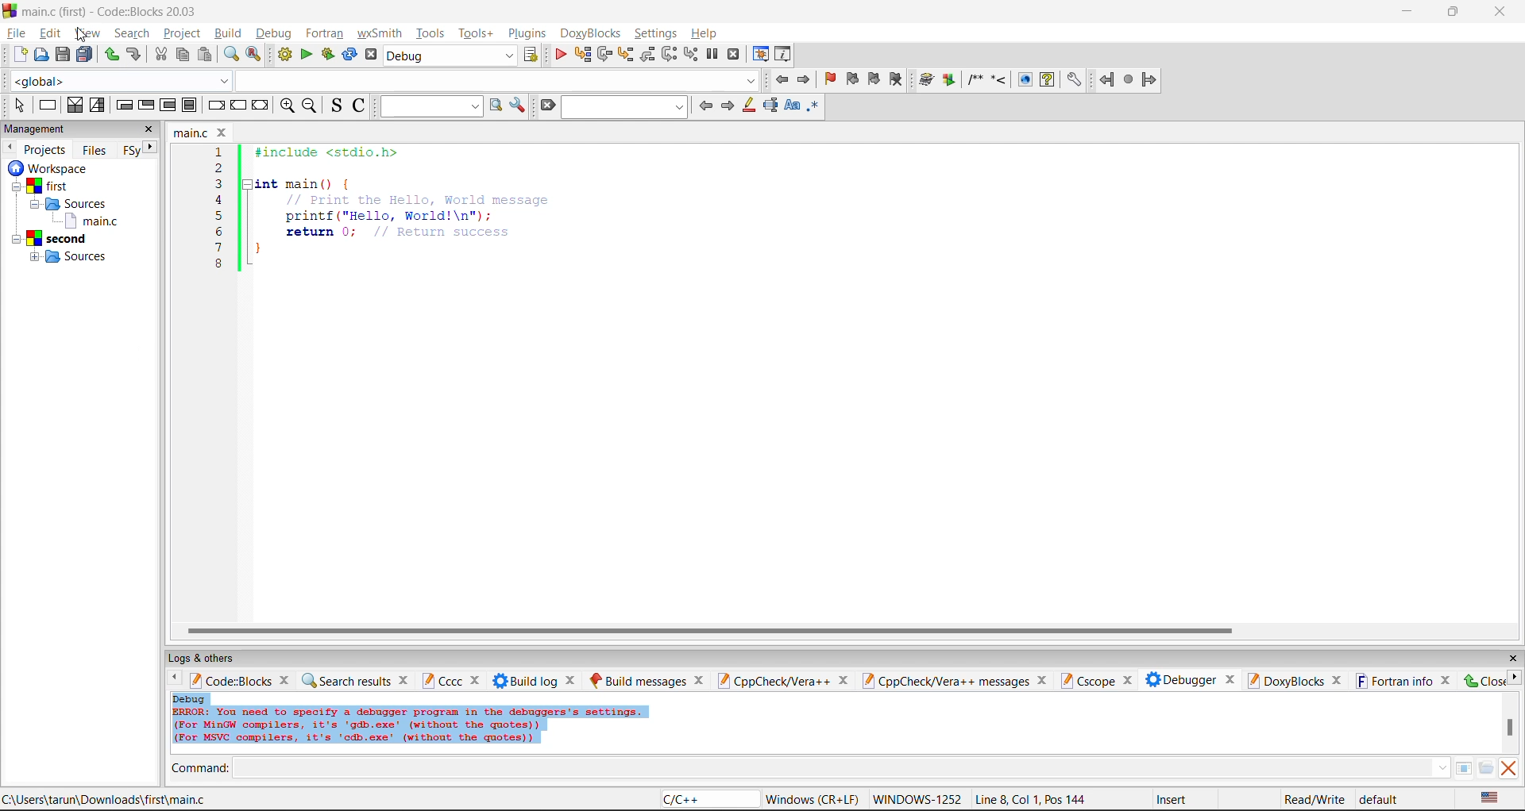  I want to click on files, so click(98, 152).